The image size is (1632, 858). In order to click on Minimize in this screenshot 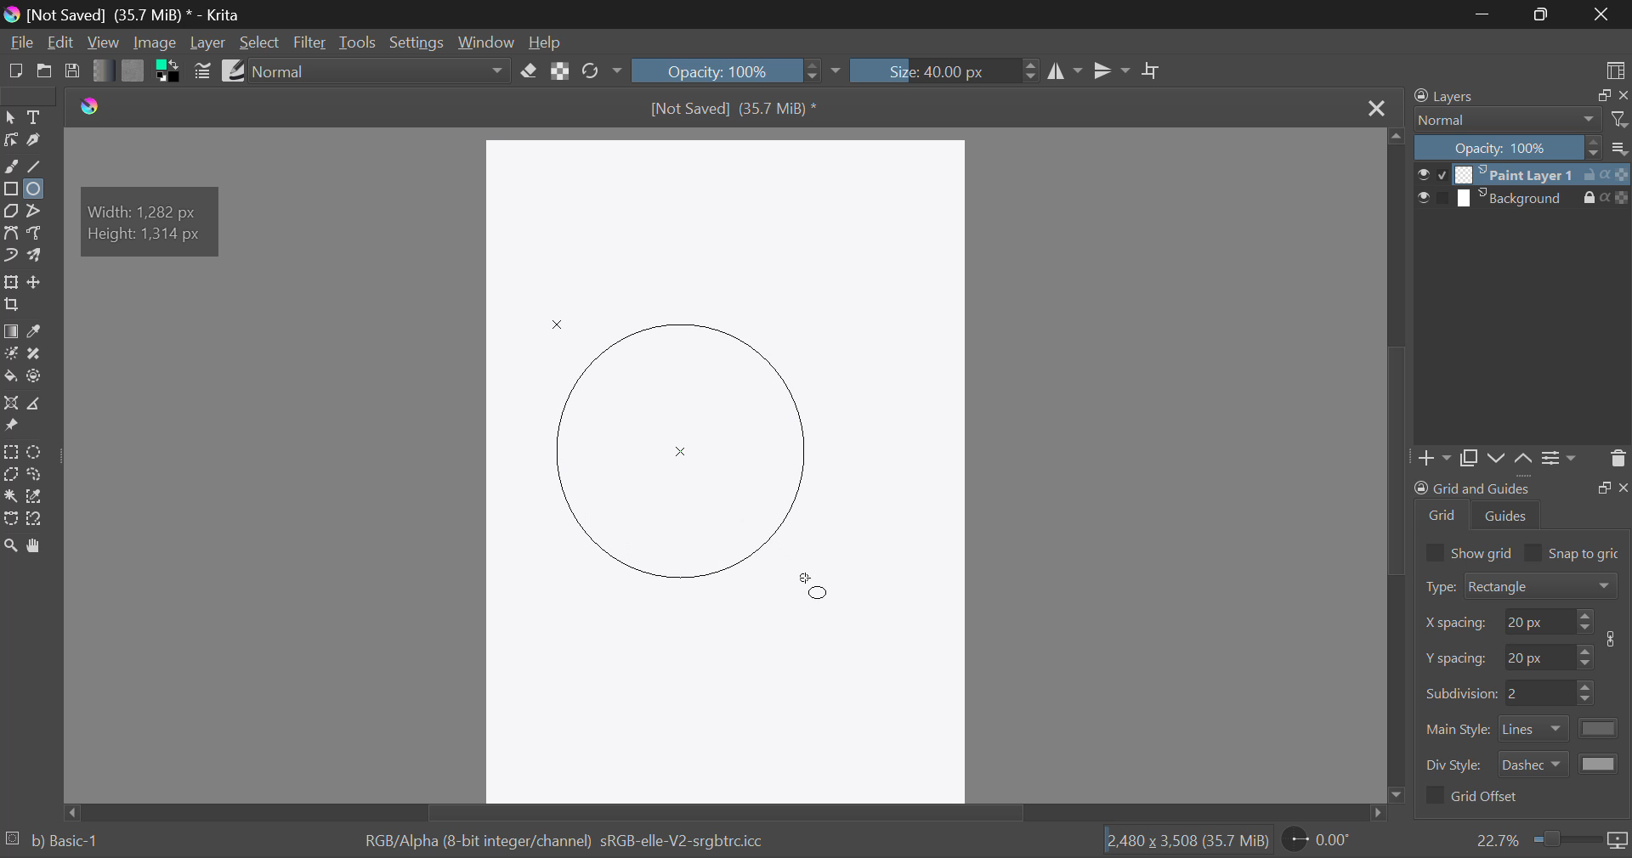, I will do `click(1544, 14)`.